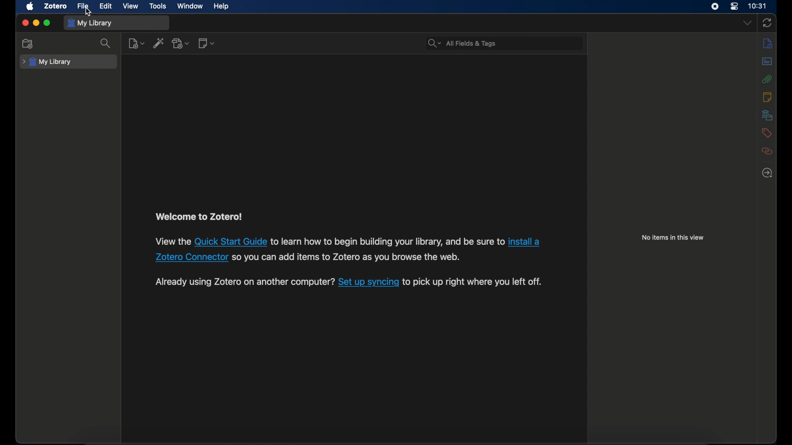 Image resolution: width=792 pixels, height=445 pixels. Describe the element at coordinates (673, 237) in the screenshot. I see `no items in this view` at that location.